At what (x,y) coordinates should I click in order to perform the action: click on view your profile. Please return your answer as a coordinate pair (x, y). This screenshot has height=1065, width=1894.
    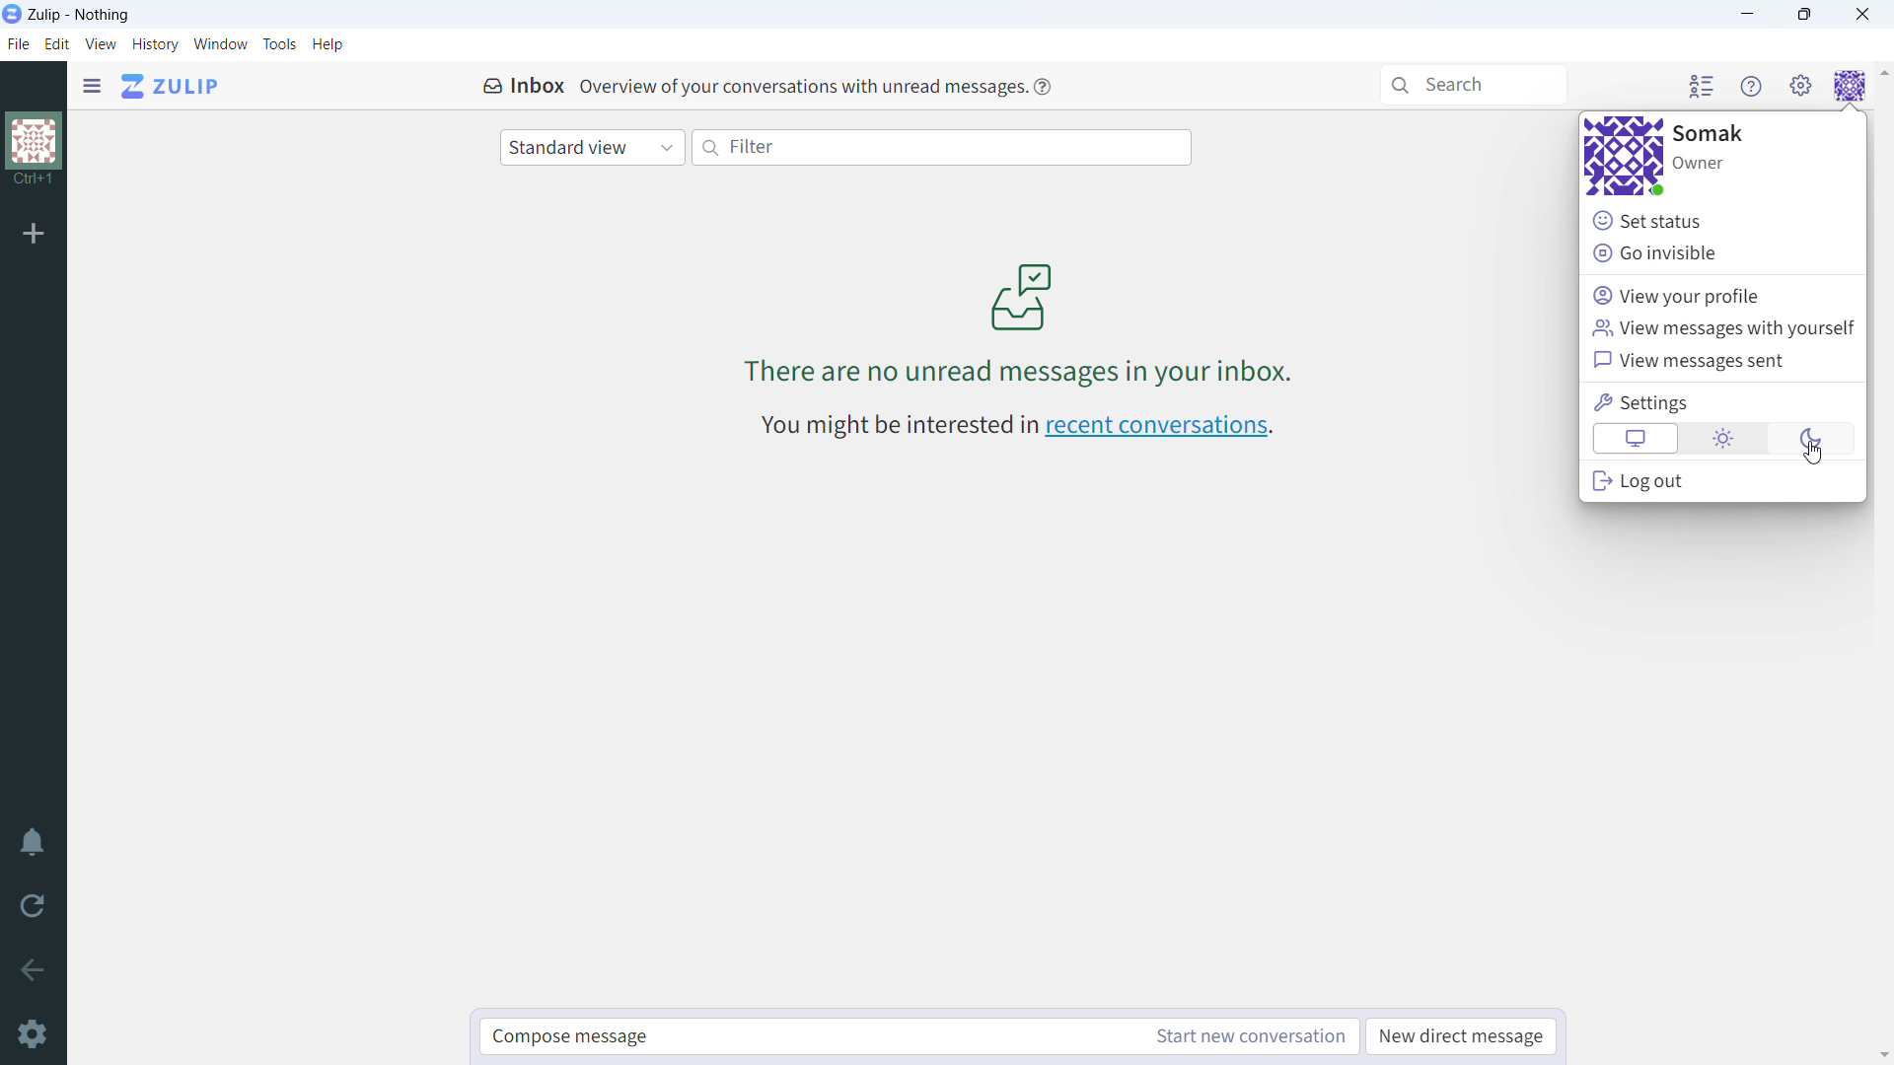
    Looking at the image, I should click on (1719, 294).